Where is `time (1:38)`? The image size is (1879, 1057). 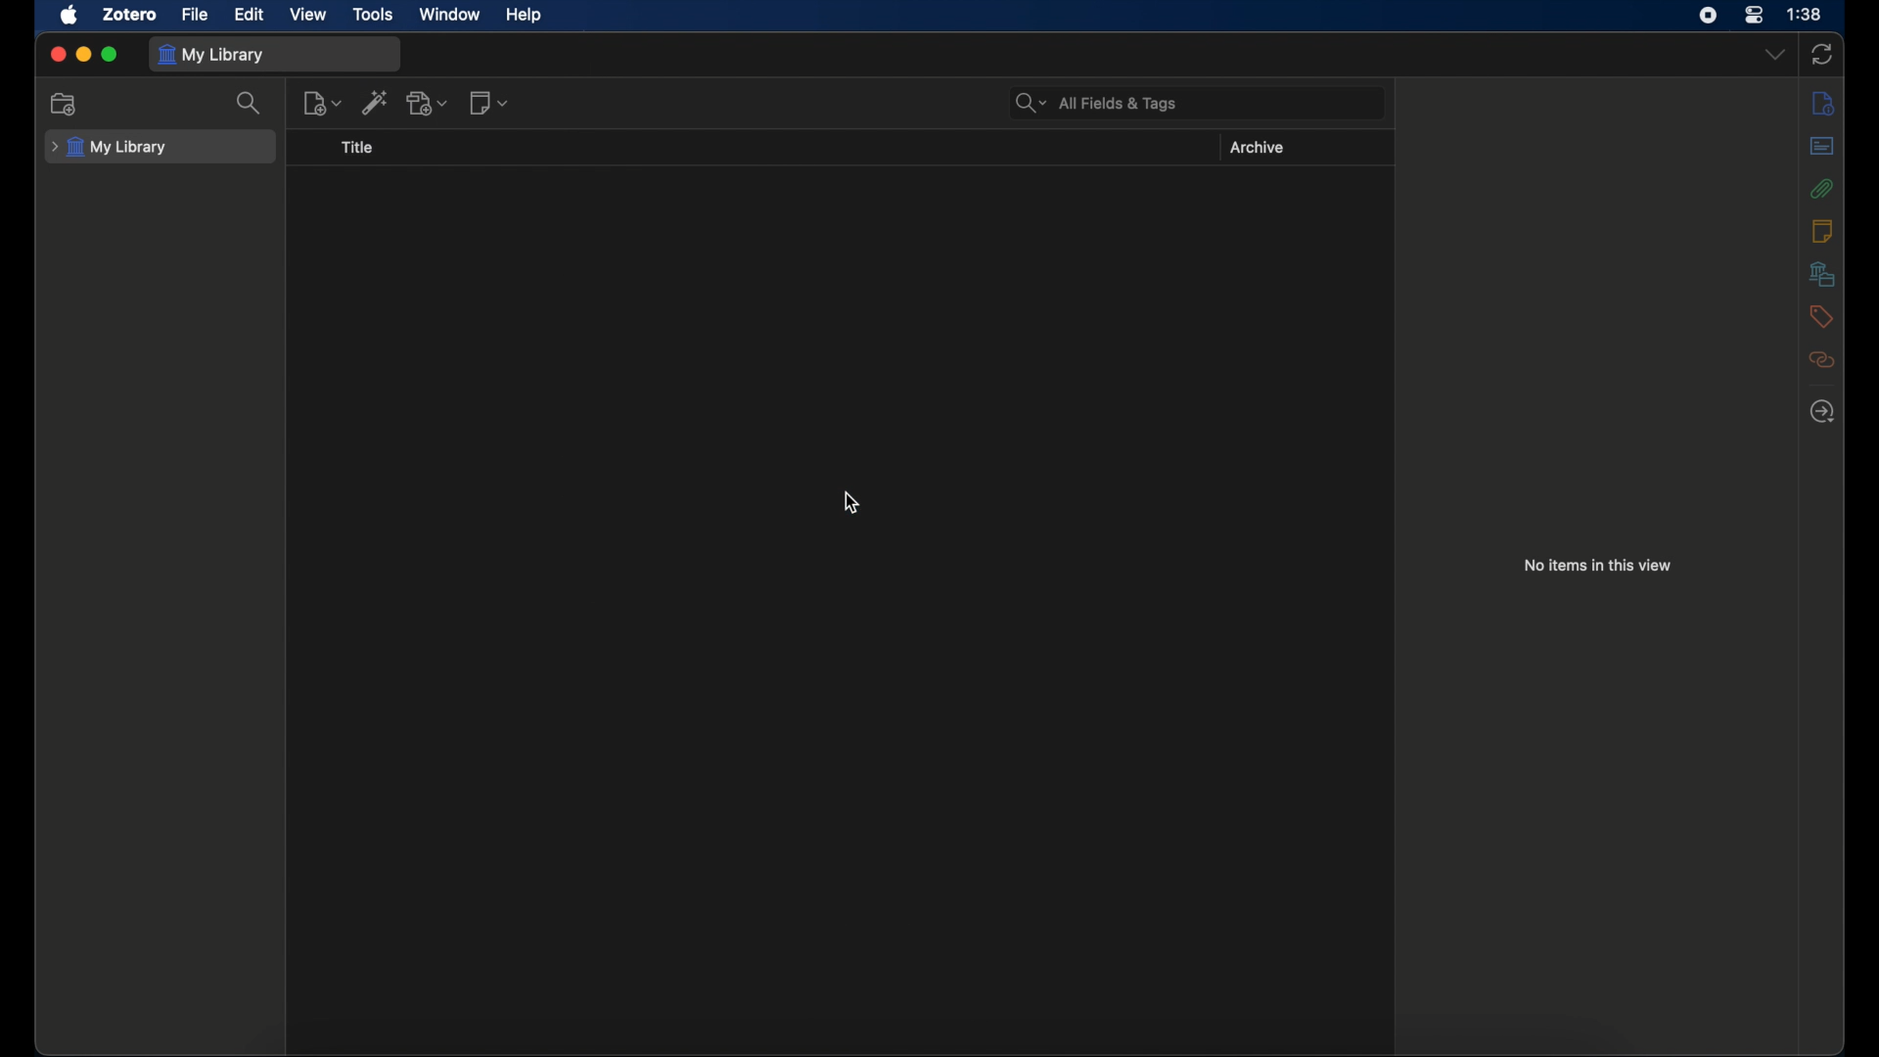
time (1:38) is located at coordinates (1805, 15).